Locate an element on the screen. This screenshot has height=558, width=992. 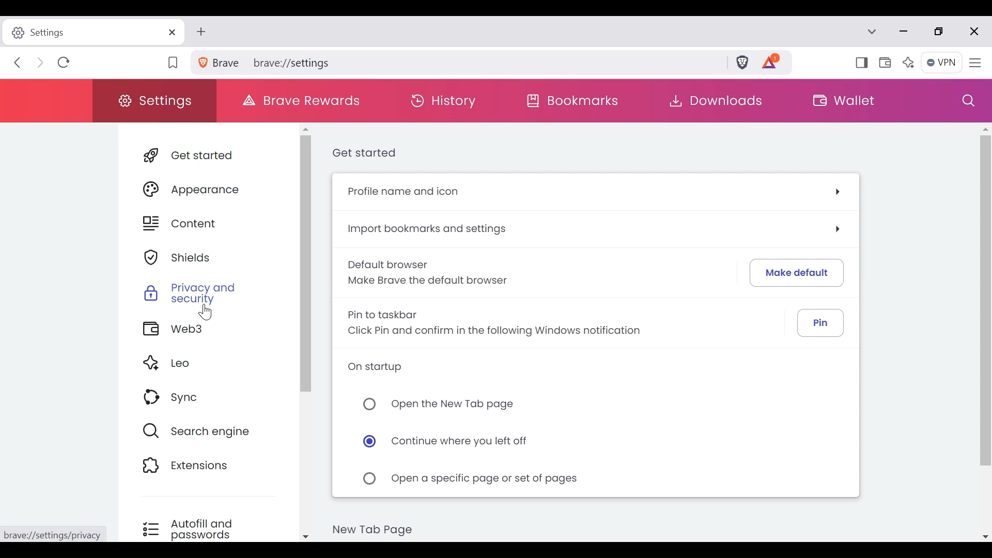
Import bookmarks and settings is located at coordinates (593, 230).